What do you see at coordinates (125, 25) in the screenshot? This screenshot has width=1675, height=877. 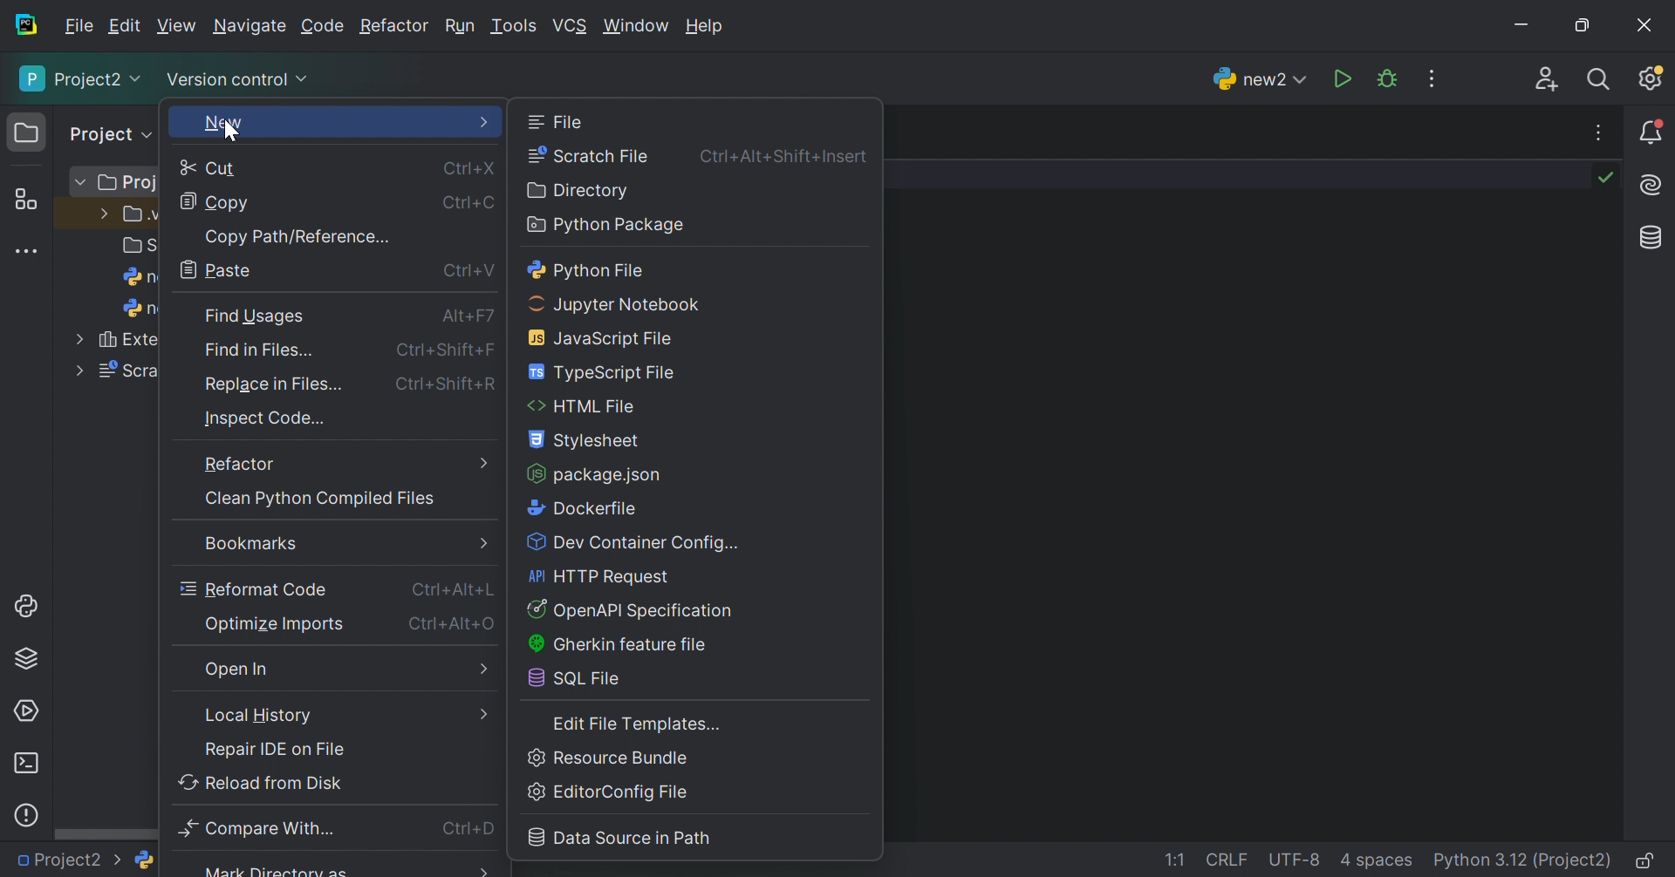 I see `Edit` at bounding box center [125, 25].